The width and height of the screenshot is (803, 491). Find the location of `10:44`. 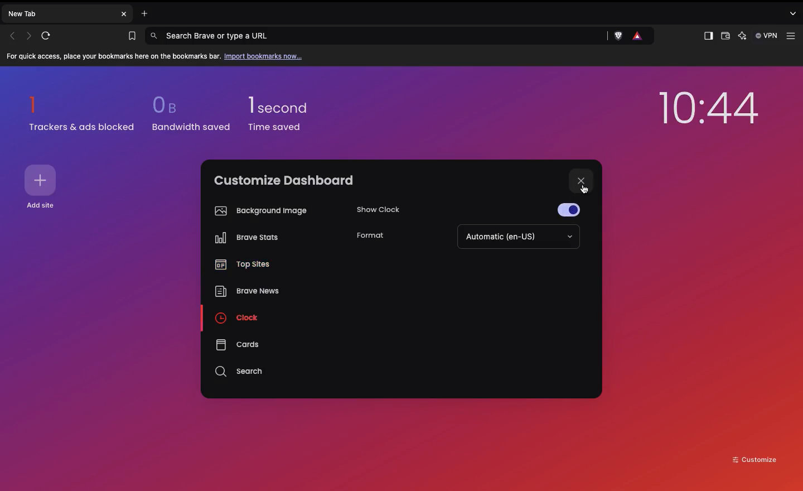

10:44 is located at coordinates (709, 111).